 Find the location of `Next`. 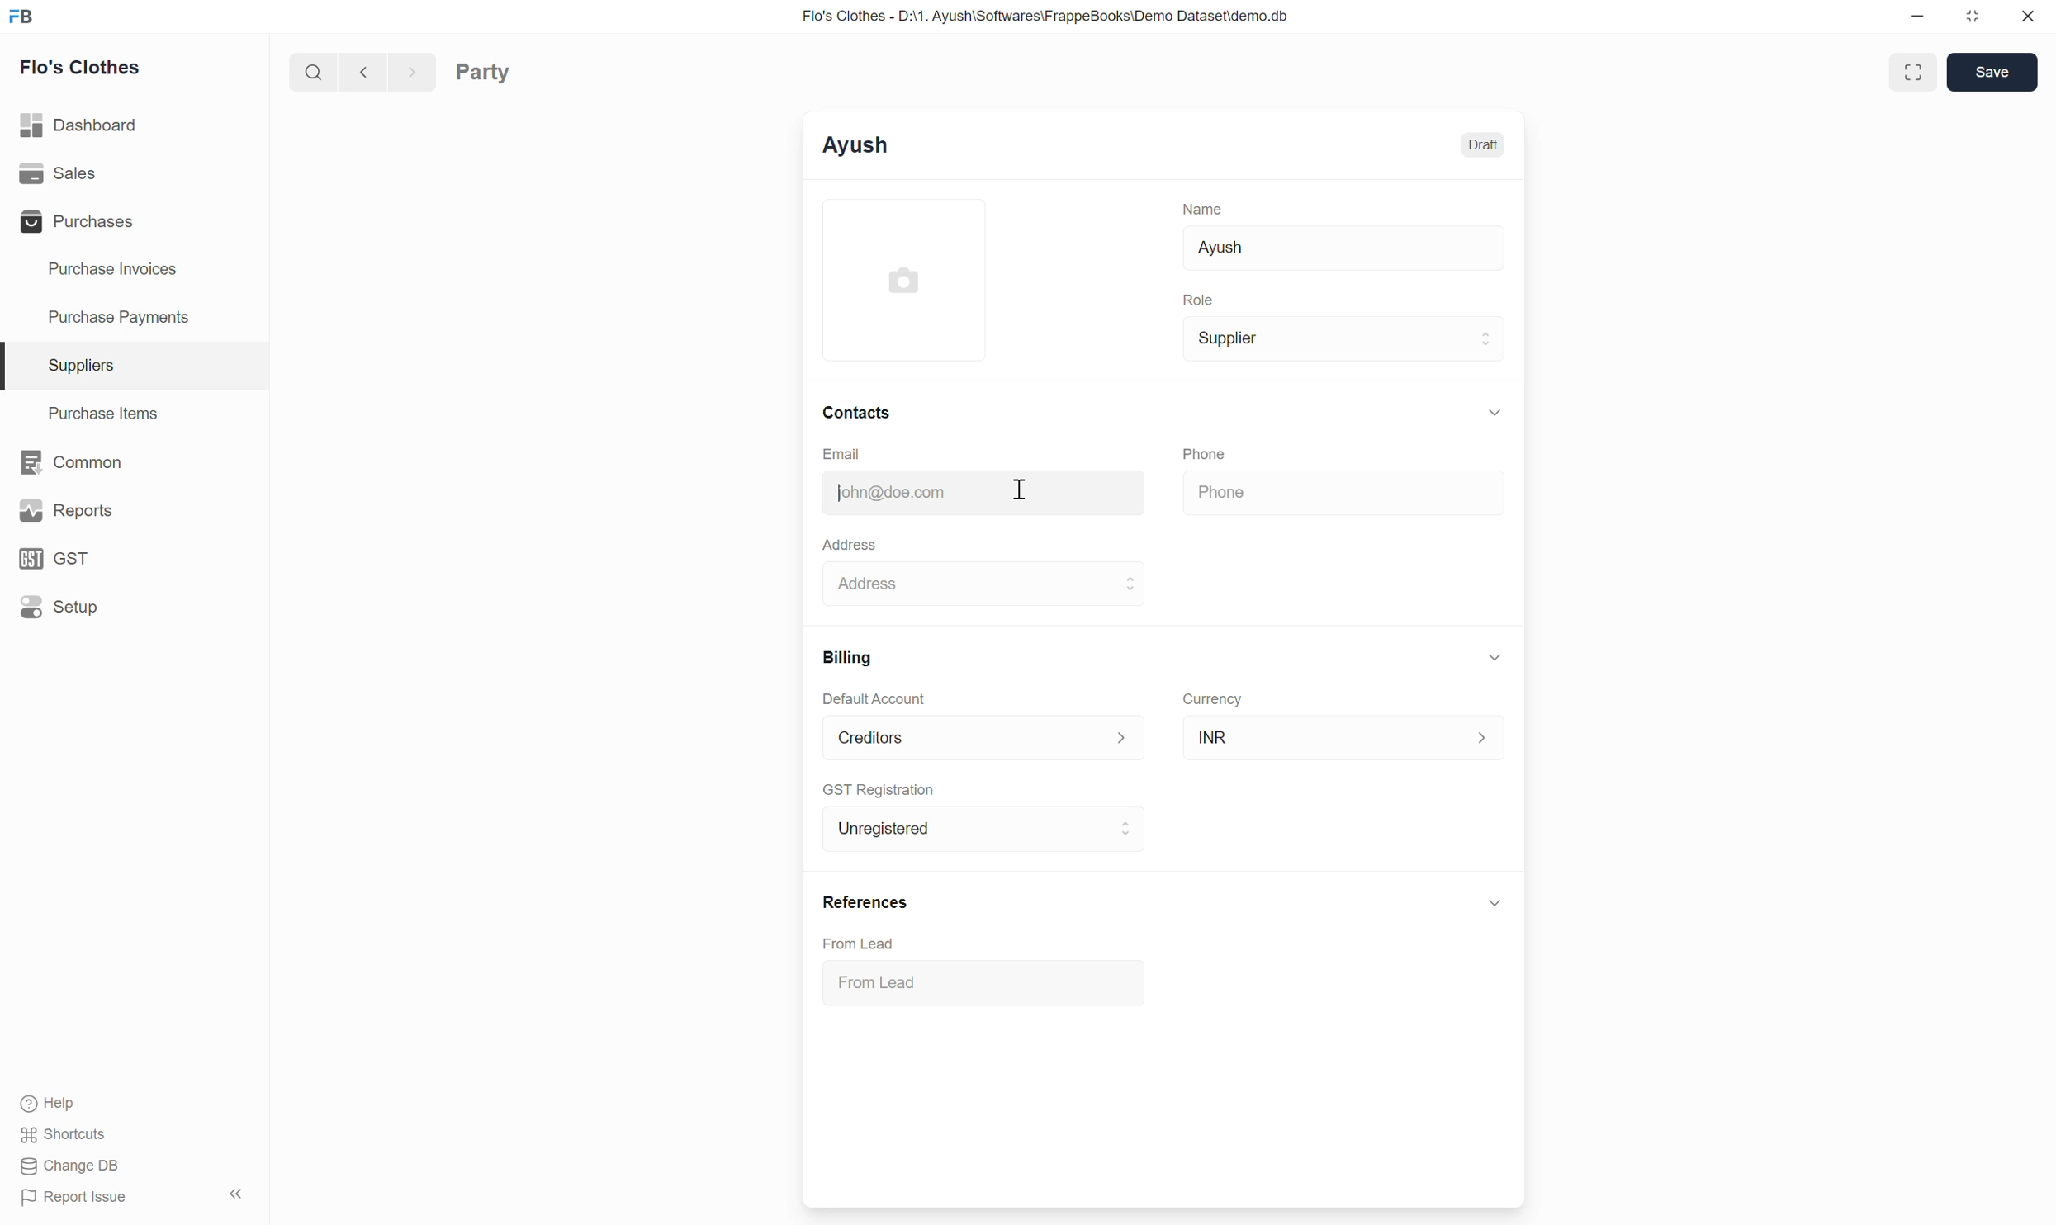

Next is located at coordinates (413, 71).